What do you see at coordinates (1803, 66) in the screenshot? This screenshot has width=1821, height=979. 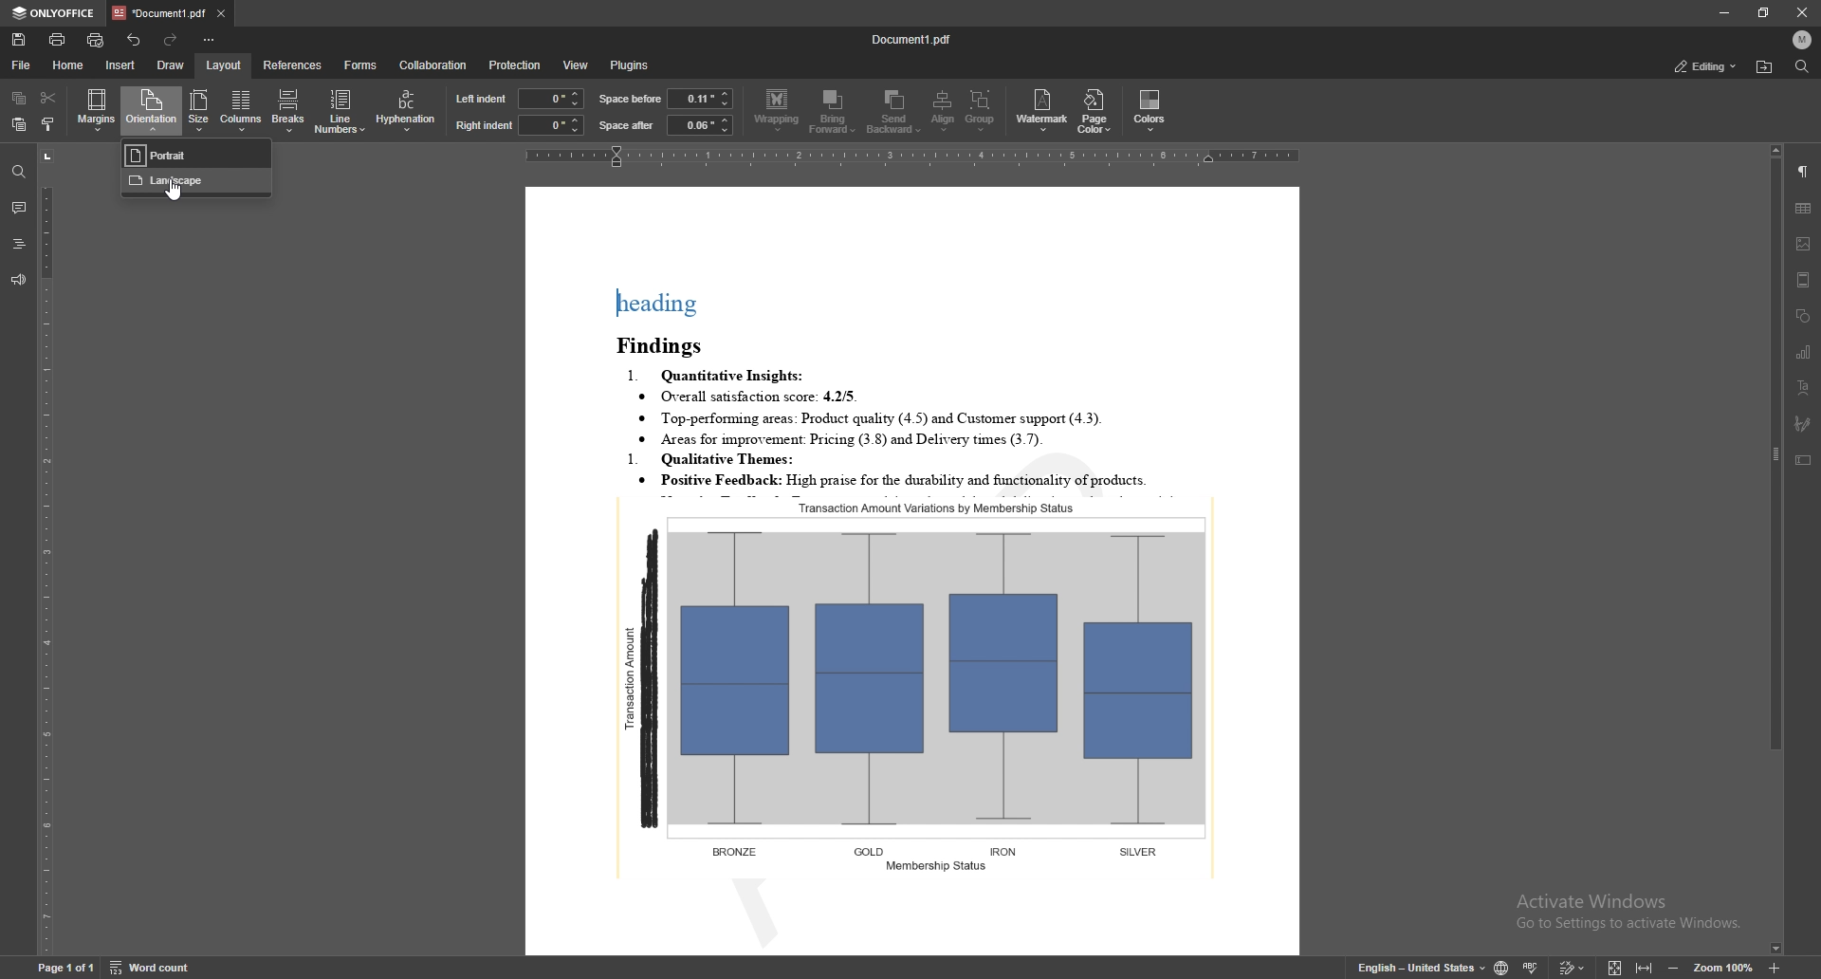 I see `find` at bounding box center [1803, 66].